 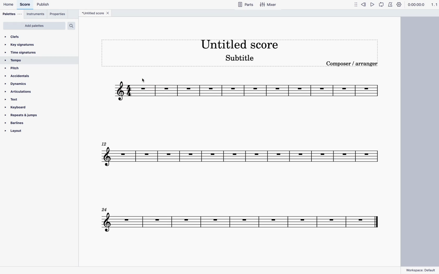 I want to click on clefs, so click(x=16, y=37).